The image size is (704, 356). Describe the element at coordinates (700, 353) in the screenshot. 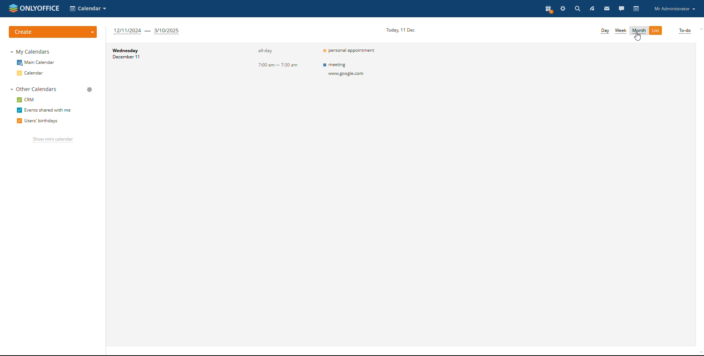

I see `scroll down` at that location.